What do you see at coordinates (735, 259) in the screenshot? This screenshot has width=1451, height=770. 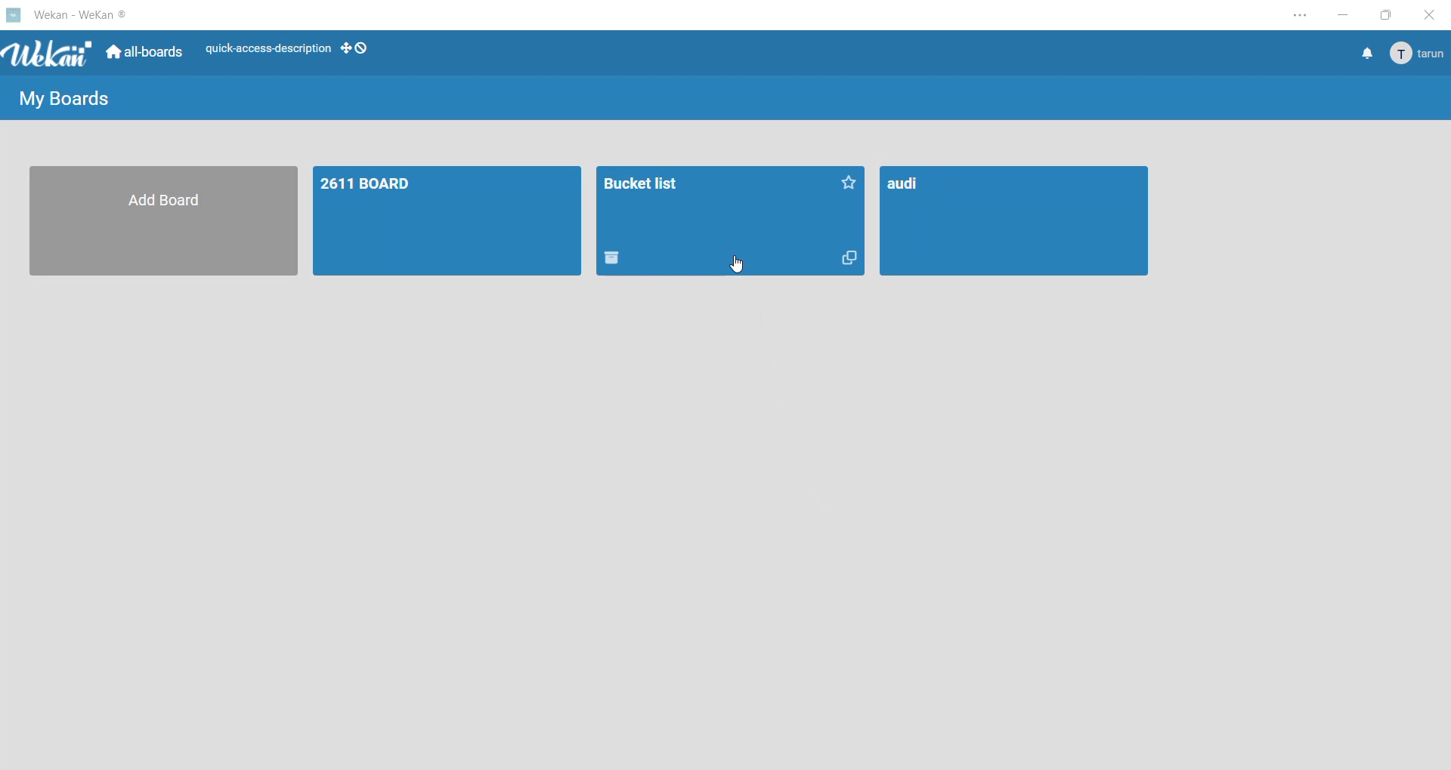 I see `cursor` at bounding box center [735, 259].